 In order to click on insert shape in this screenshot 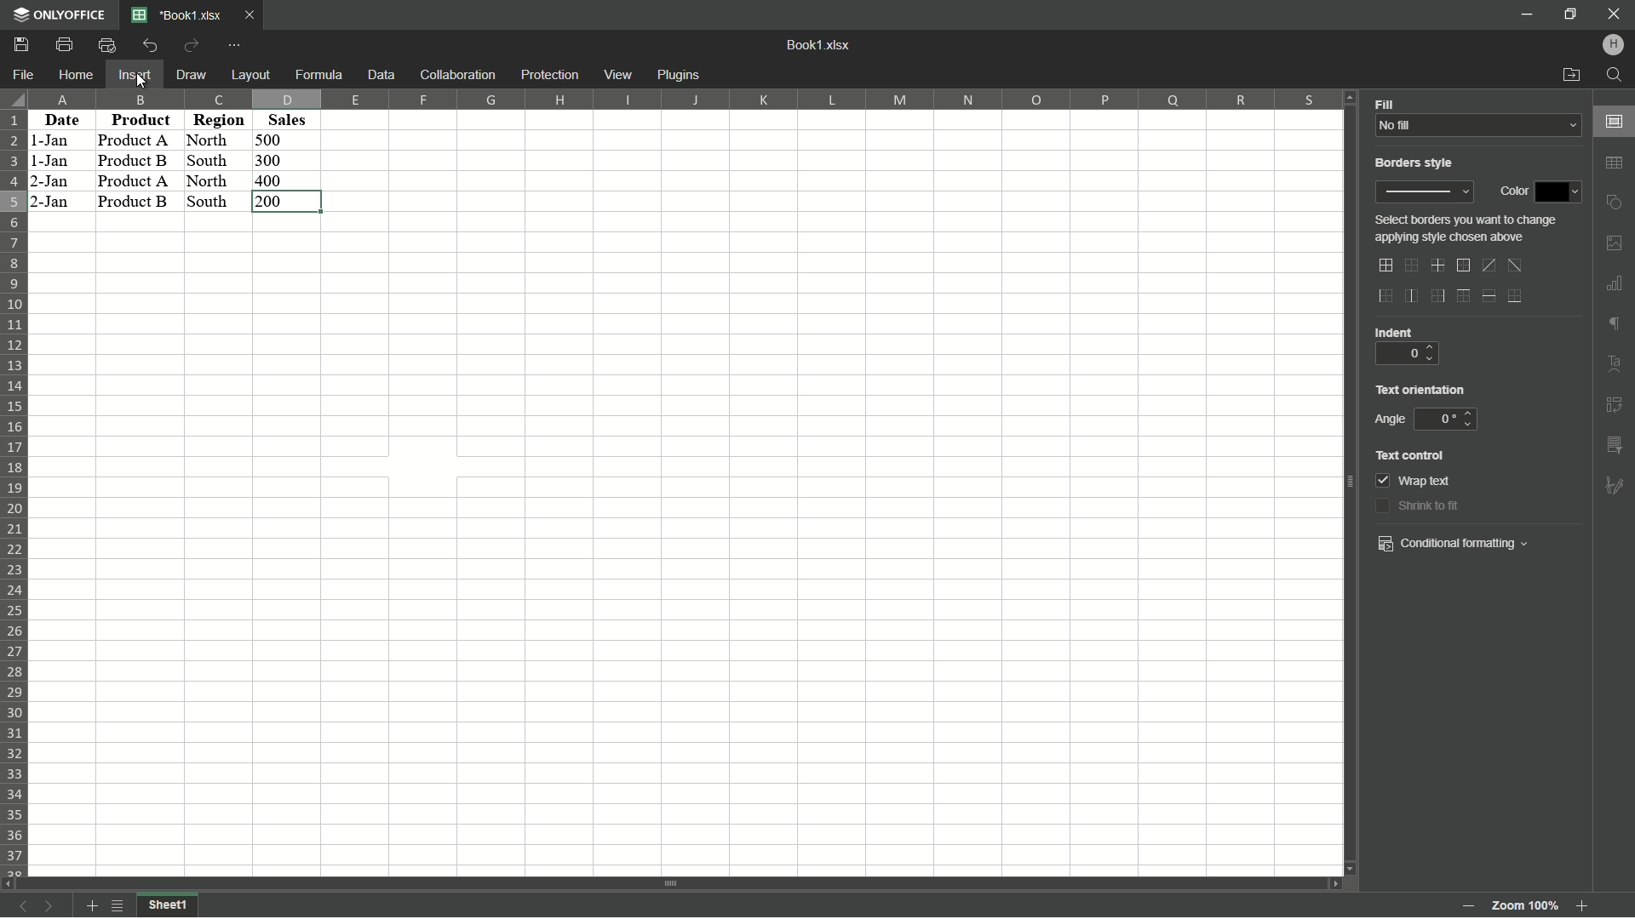, I will do `click(1615, 203)`.